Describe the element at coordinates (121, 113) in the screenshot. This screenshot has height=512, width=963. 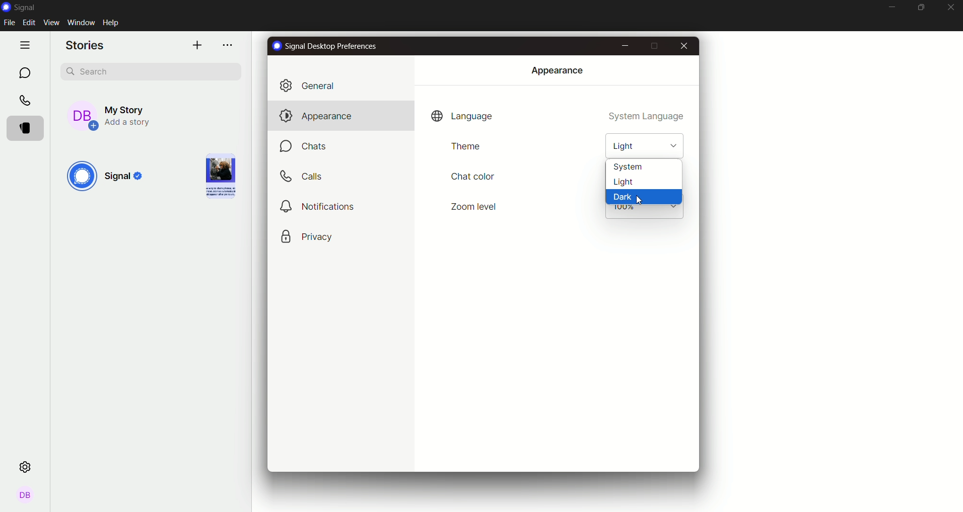
I see `my story` at that location.